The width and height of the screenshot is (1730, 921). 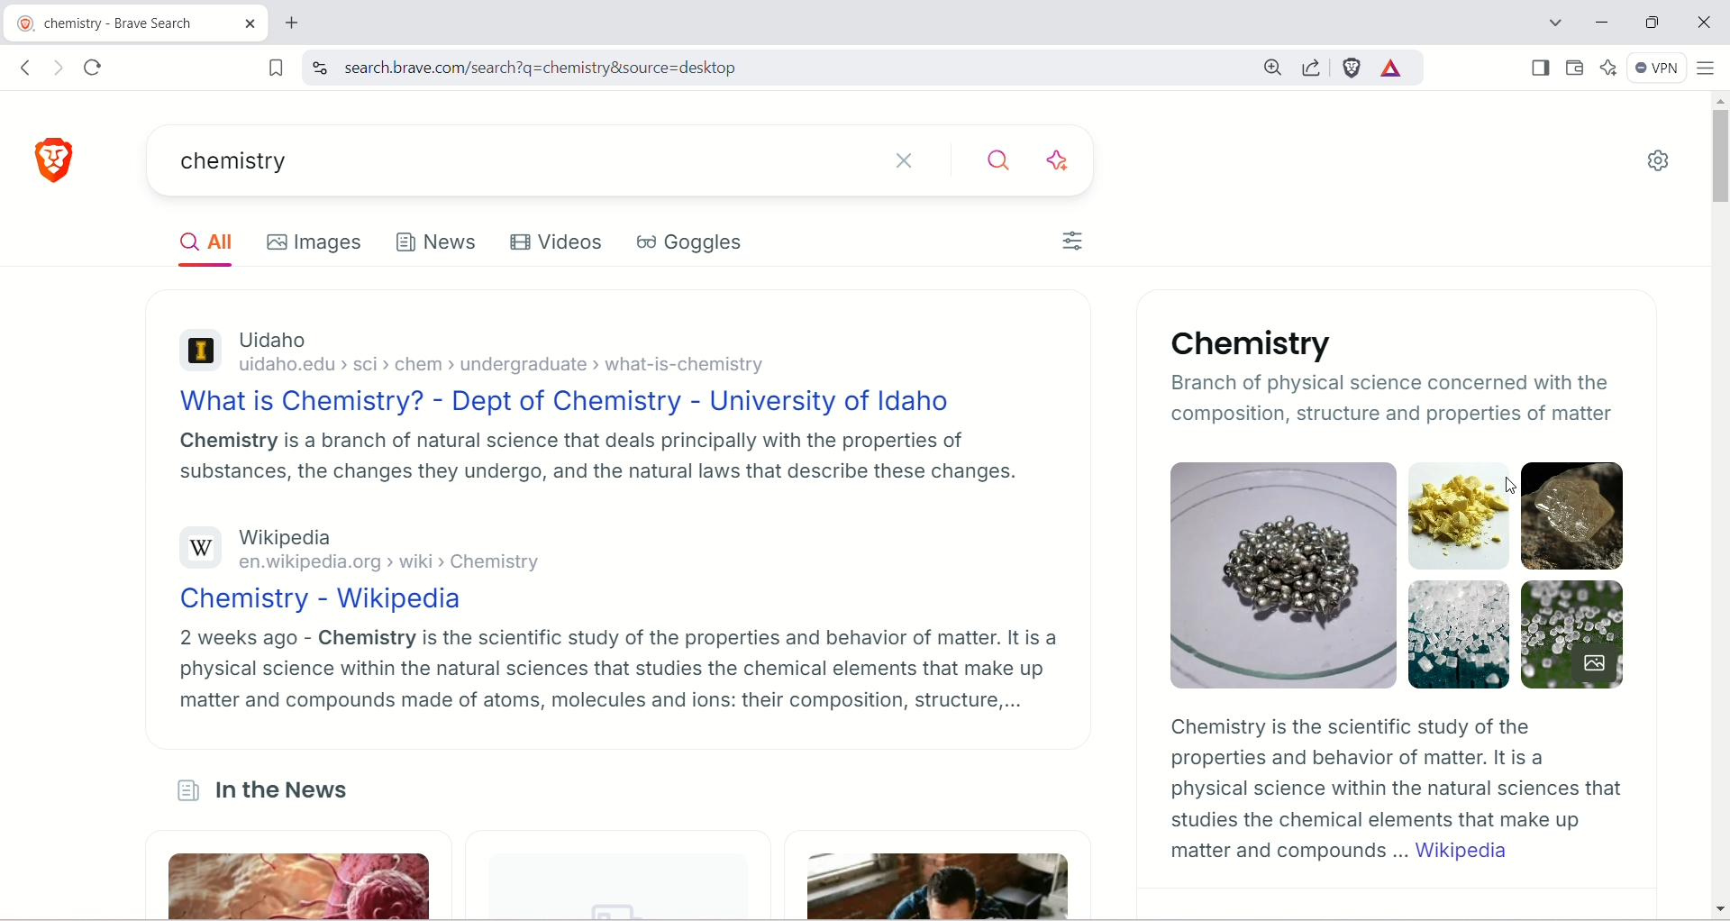 What do you see at coordinates (1399, 574) in the screenshot?
I see `Images` at bounding box center [1399, 574].